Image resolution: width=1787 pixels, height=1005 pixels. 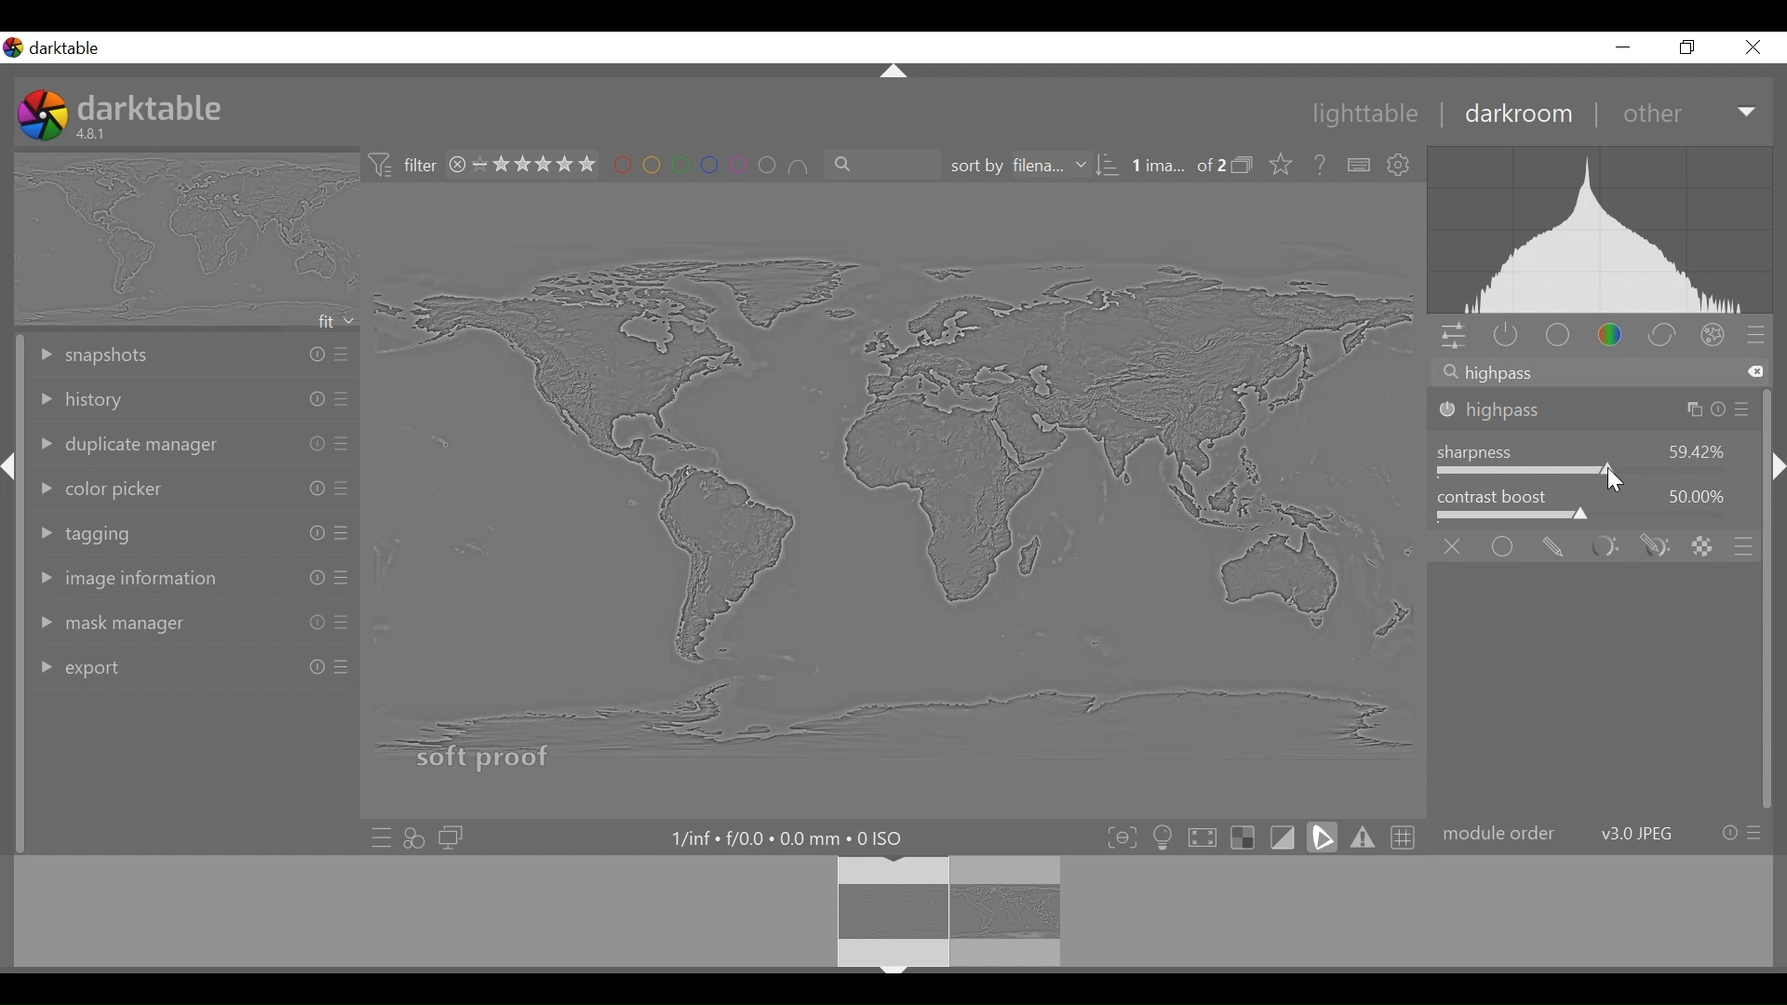 What do you see at coordinates (1176, 166) in the screenshot?
I see `1 ima... of 2` at bounding box center [1176, 166].